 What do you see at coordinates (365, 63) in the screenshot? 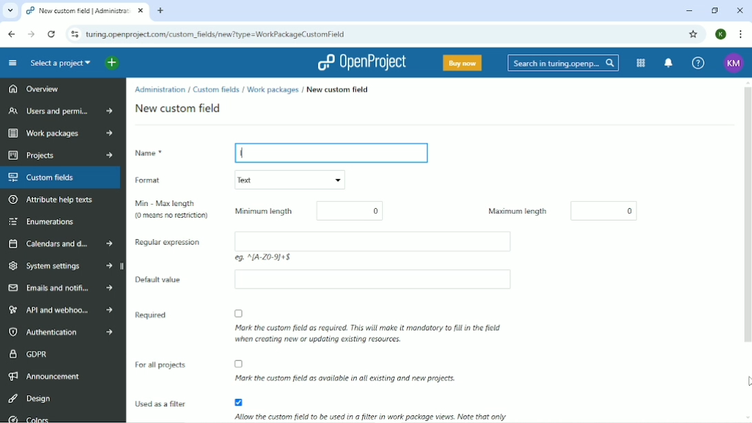
I see `OpenProject` at bounding box center [365, 63].